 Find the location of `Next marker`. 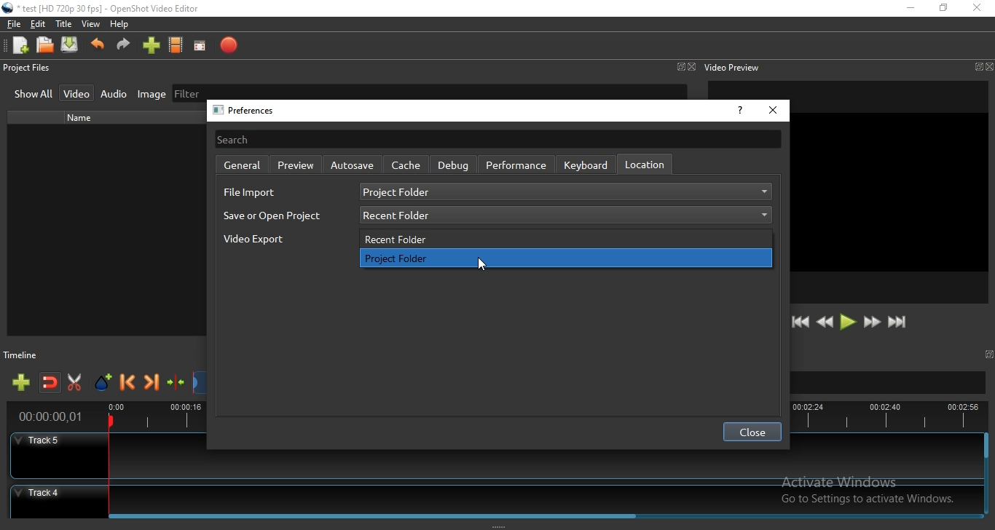

Next marker is located at coordinates (152, 384).